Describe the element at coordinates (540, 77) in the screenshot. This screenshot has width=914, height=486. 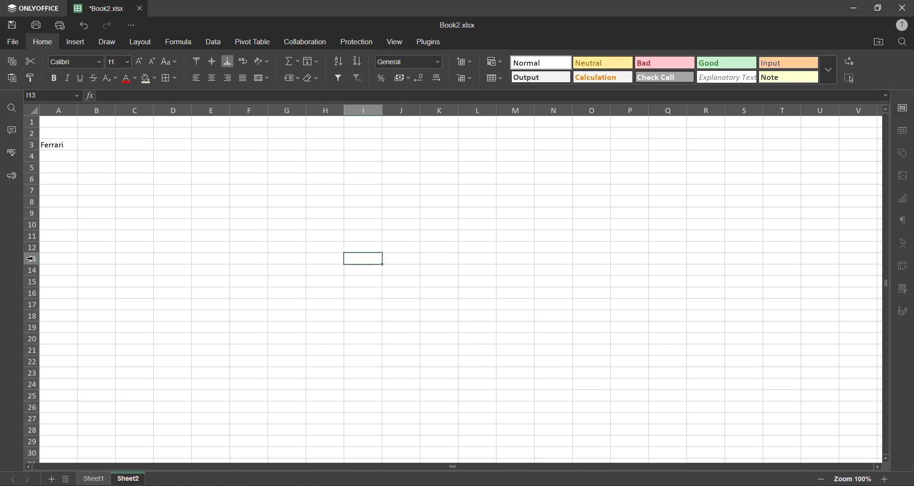
I see `output` at that location.